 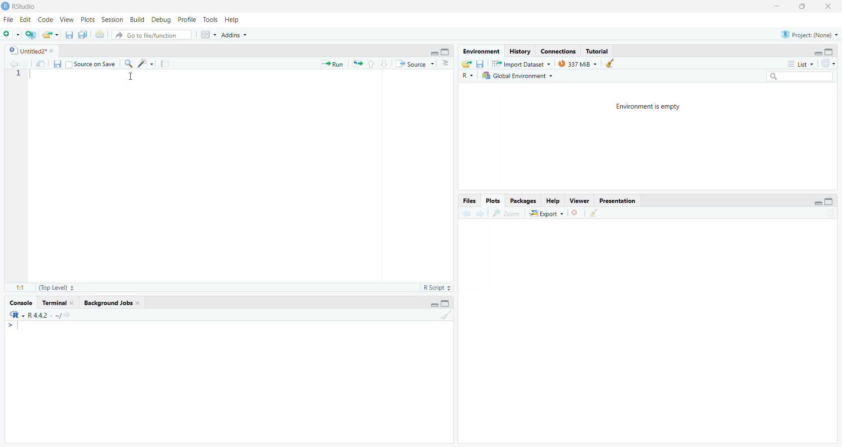 What do you see at coordinates (599, 51) in the screenshot?
I see `Tutorial` at bounding box center [599, 51].